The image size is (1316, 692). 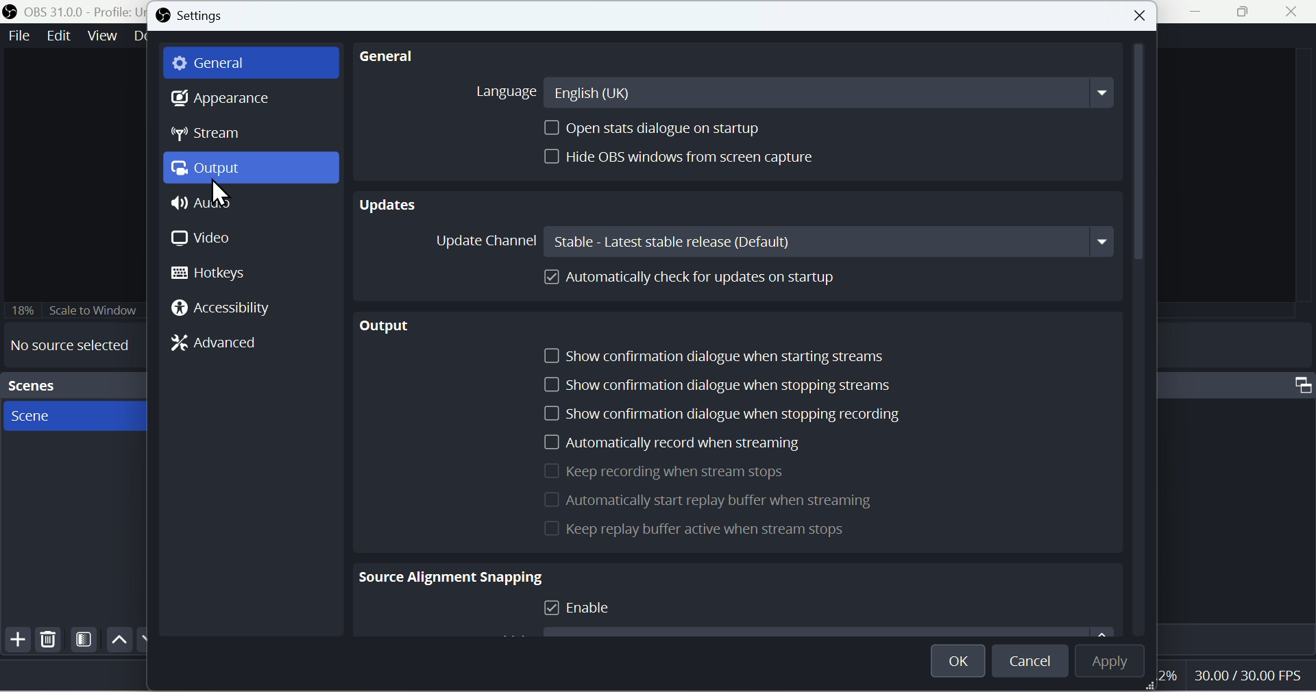 What do you see at coordinates (18, 36) in the screenshot?
I see `File` at bounding box center [18, 36].